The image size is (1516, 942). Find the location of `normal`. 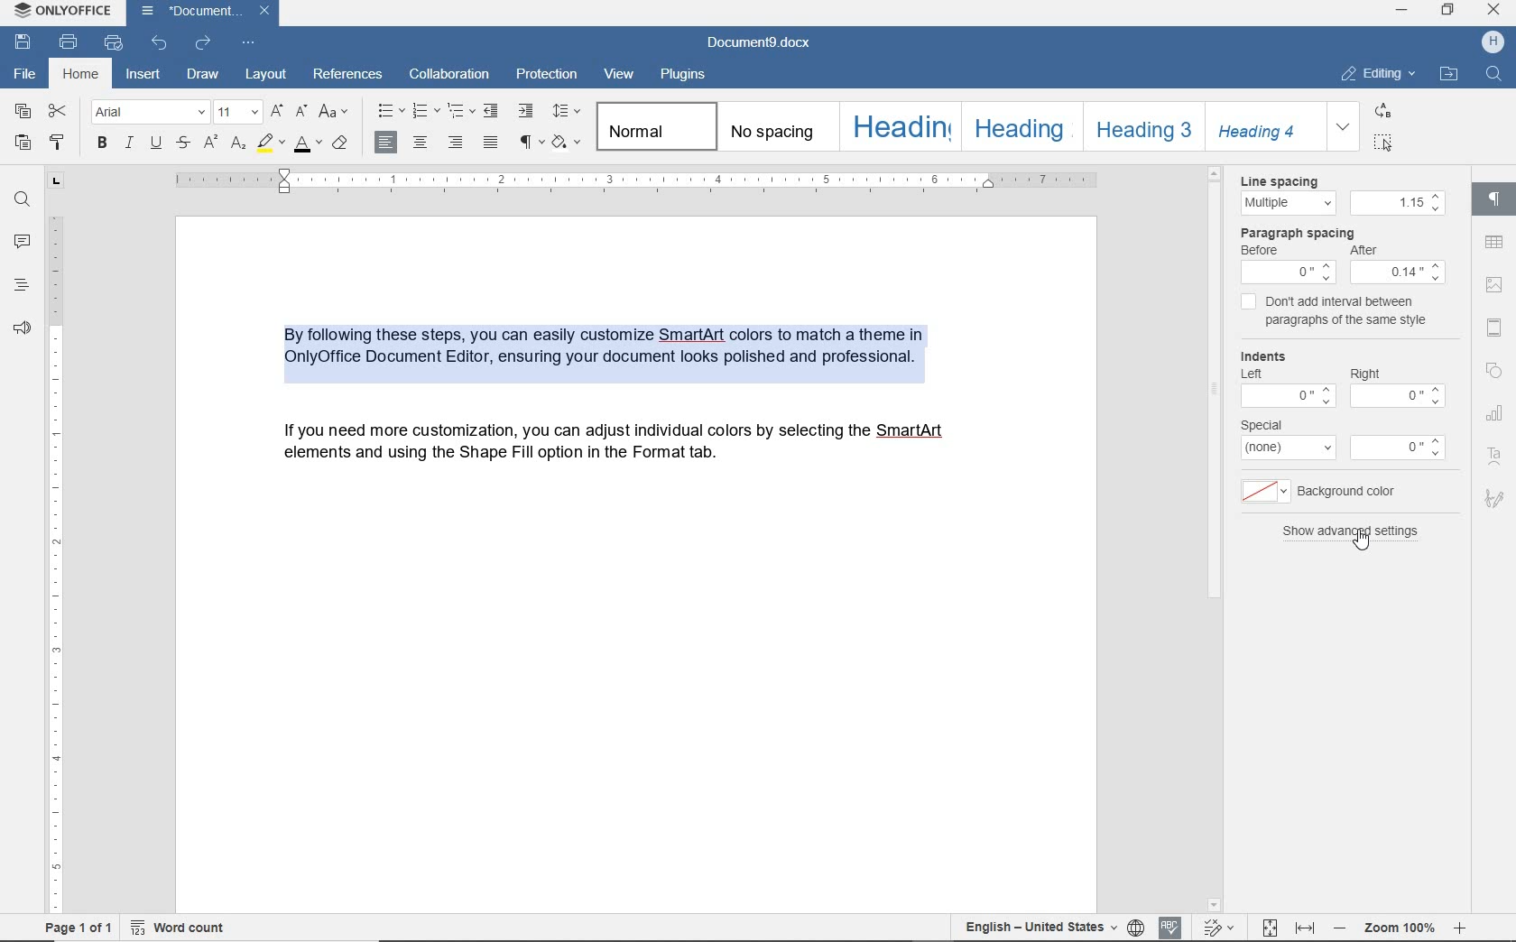

normal is located at coordinates (655, 125).